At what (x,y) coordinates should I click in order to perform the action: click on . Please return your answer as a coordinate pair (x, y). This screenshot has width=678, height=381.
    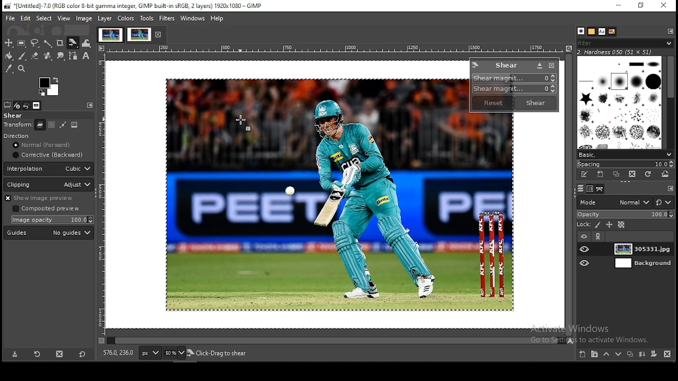
    Looking at the image, I should click on (539, 66).